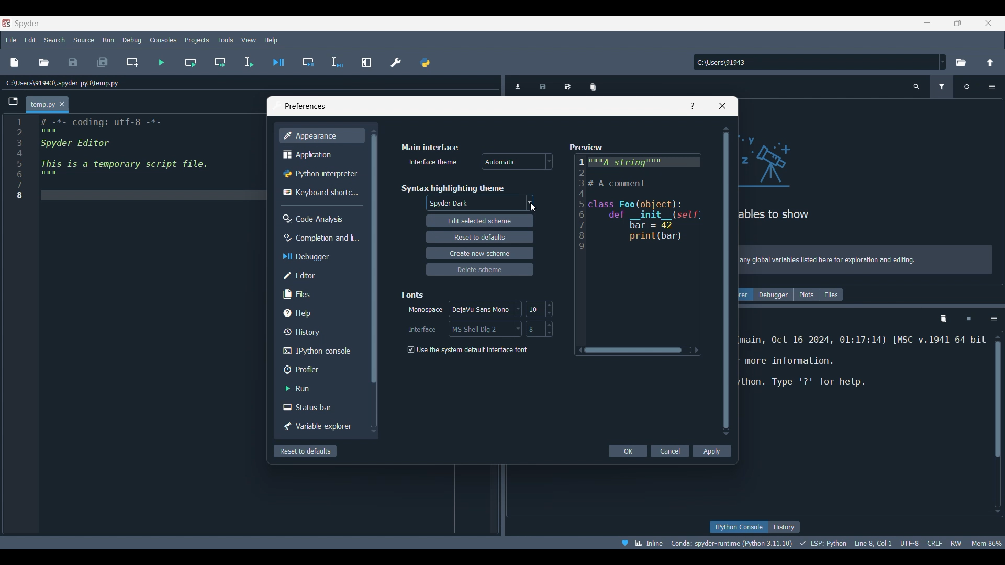 The height and width of the screenshot is (565, 1005). What do you see at coordinates (63, 83) in the screenshot?
I see `Location of current file` at bounding box center [63, 83].